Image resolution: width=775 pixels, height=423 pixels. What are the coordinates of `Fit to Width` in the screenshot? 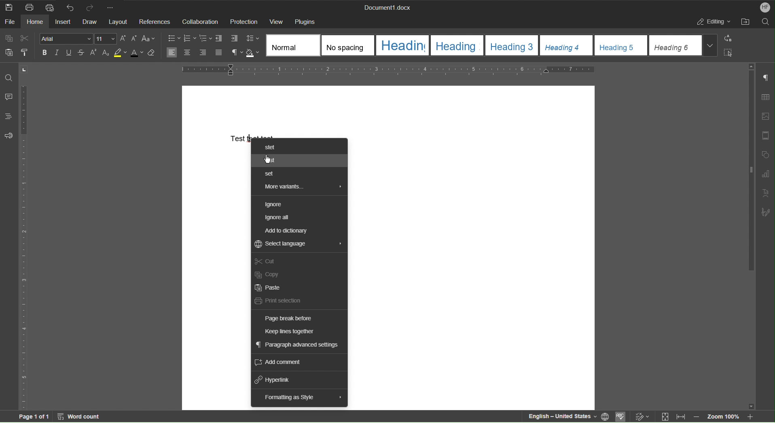 It's located at (679, 417).